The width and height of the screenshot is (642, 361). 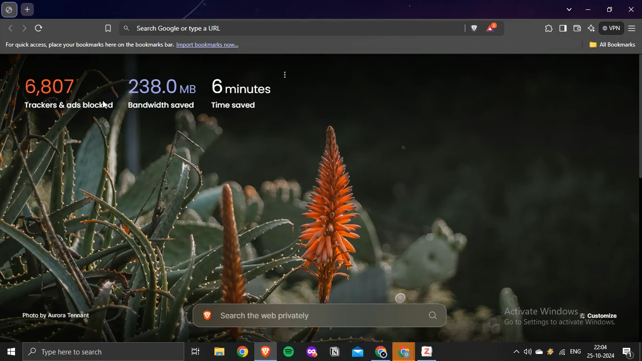 What do you see at coordinates (141, 44) in the screenshot?
I see `import bookmarks` at bounding box center [141, 44].